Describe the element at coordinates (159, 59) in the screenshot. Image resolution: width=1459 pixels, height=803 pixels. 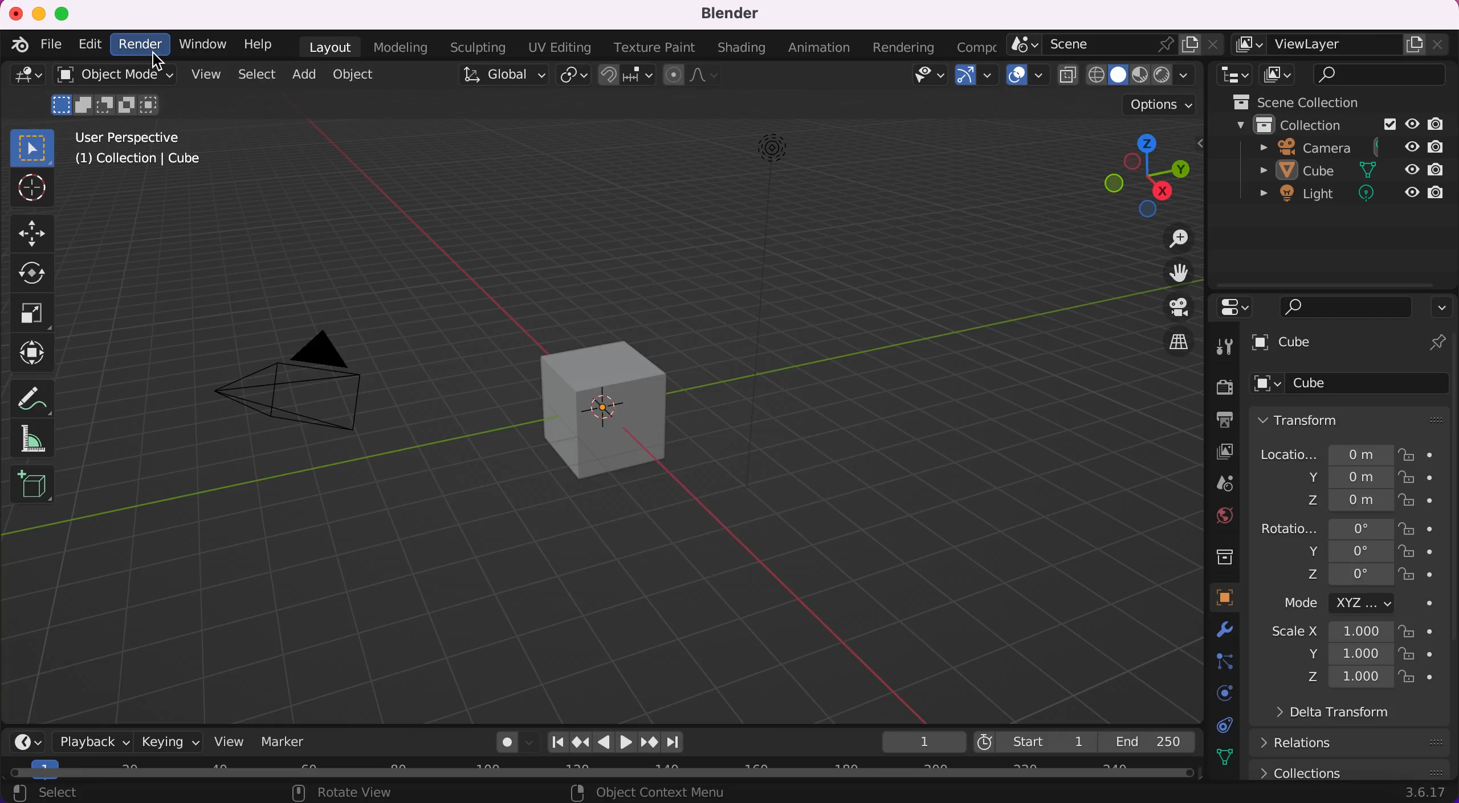
I see `cursor on render` at that location.